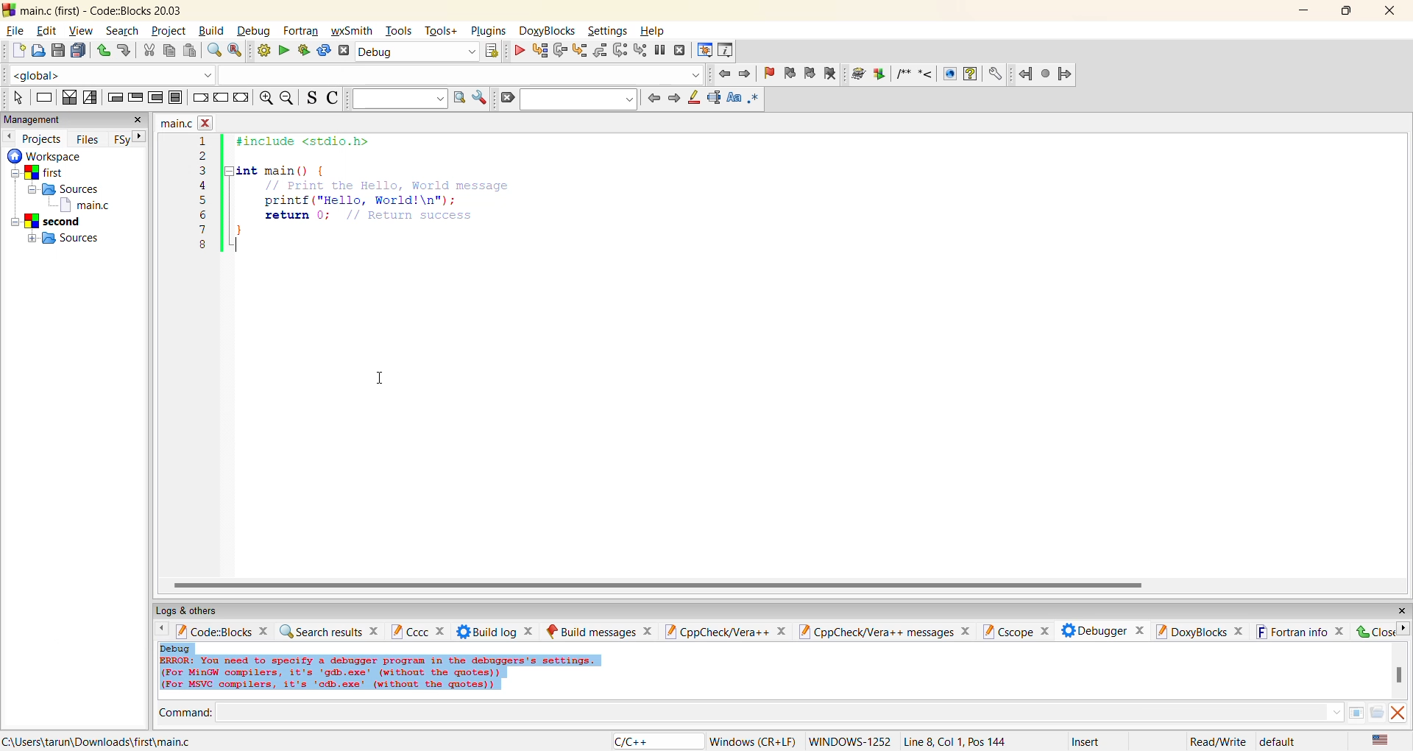  I want to click on build, so click(213, 29).